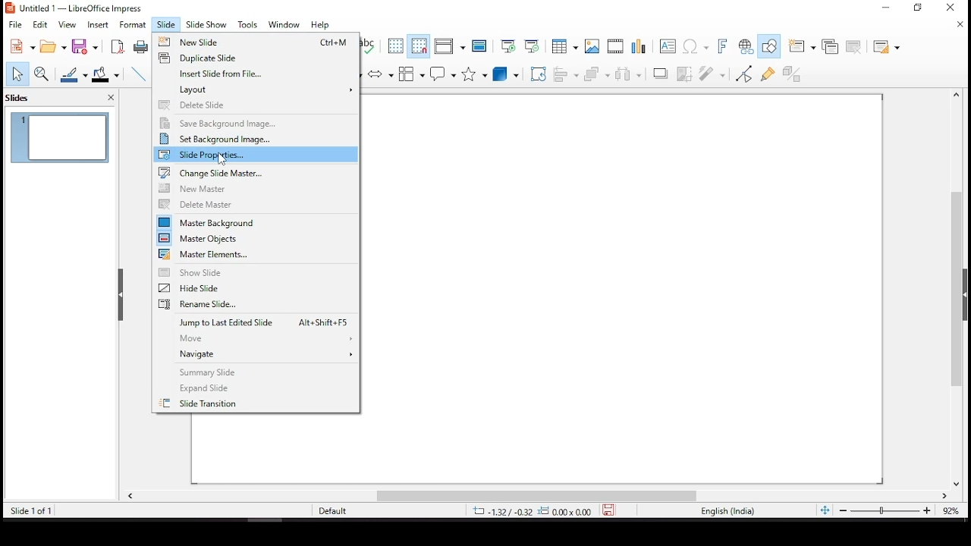 The image size is (971, 546). Describe the element at coordinates (918, 8) in the screenshot. I see `restore` at that location.